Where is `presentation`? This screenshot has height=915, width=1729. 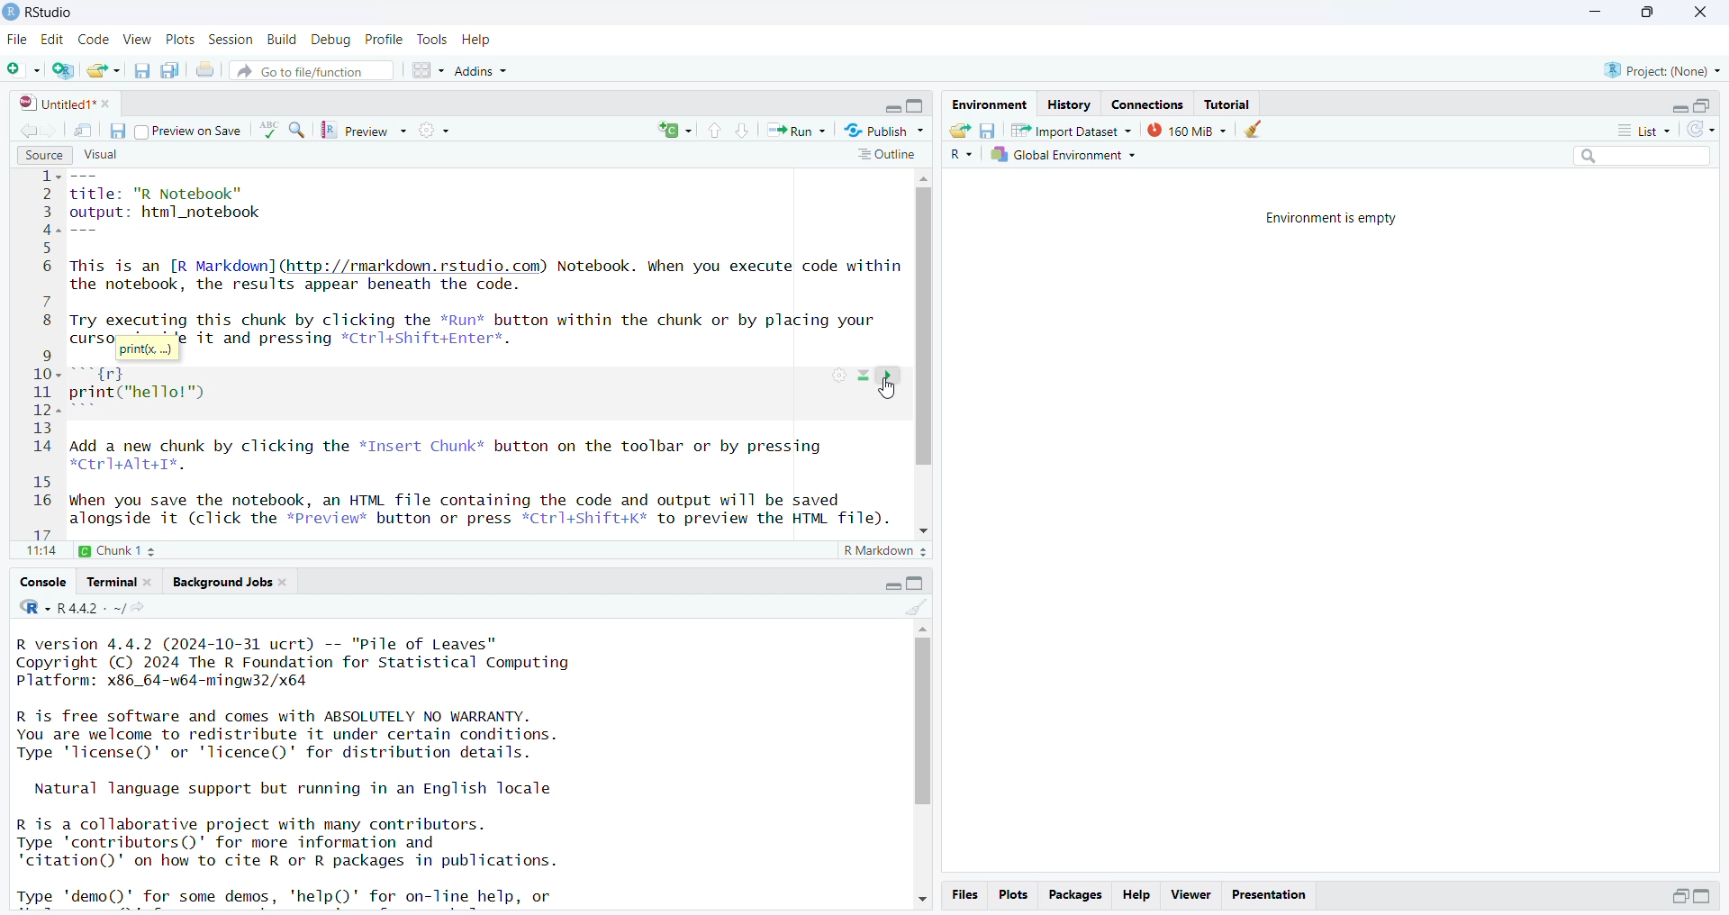
presentation is located at coordinates (1269, 893).